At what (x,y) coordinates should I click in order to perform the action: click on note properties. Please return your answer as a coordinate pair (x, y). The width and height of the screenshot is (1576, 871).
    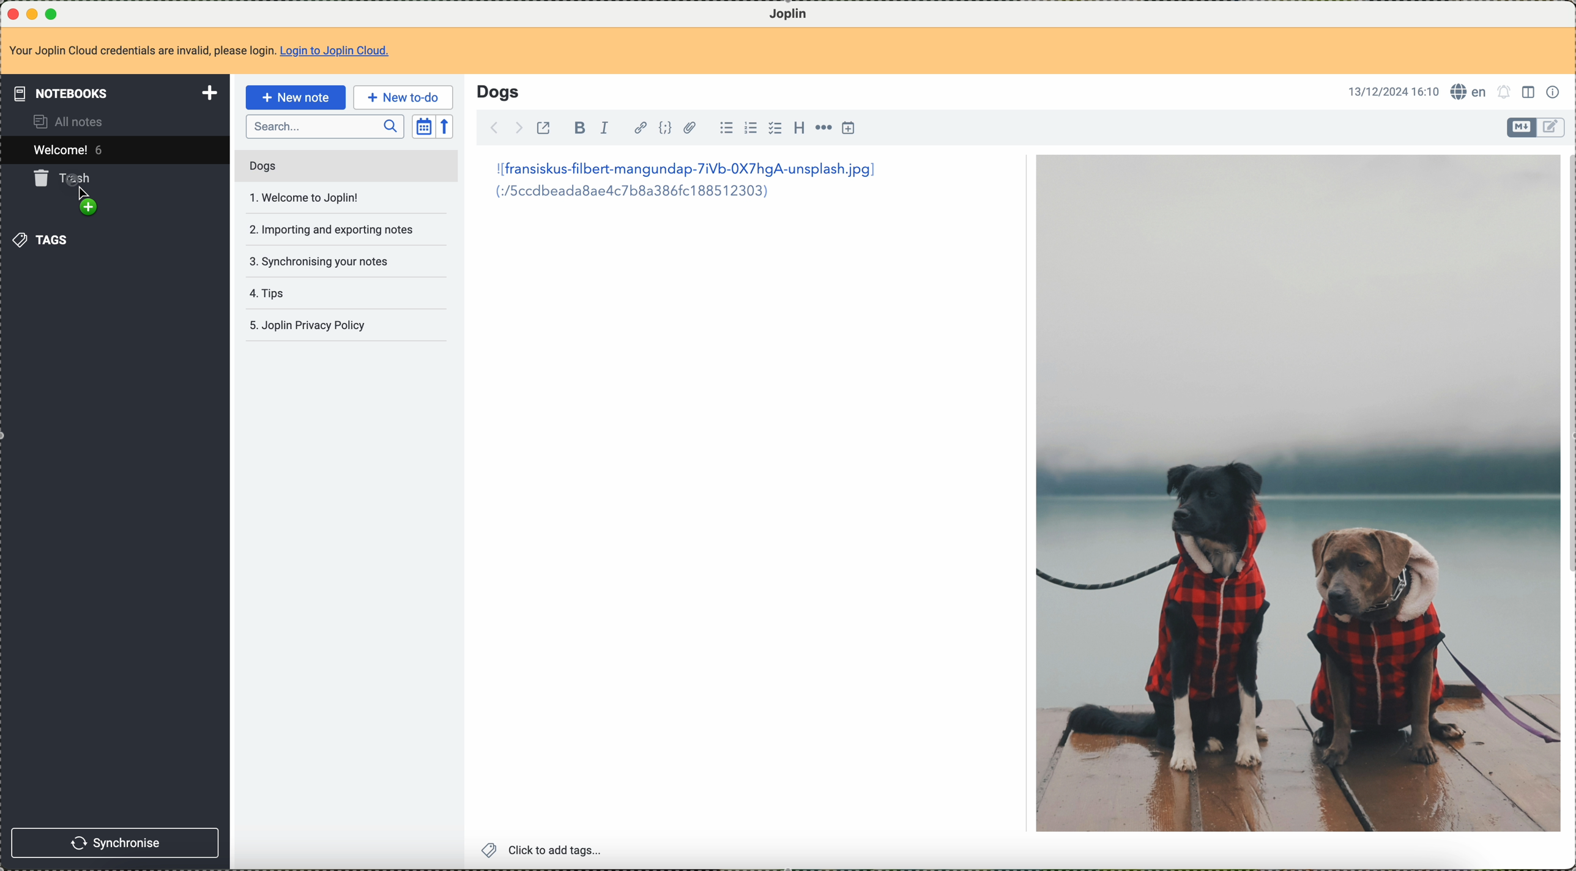
    Looking at the image, I should click on (1555, 93).